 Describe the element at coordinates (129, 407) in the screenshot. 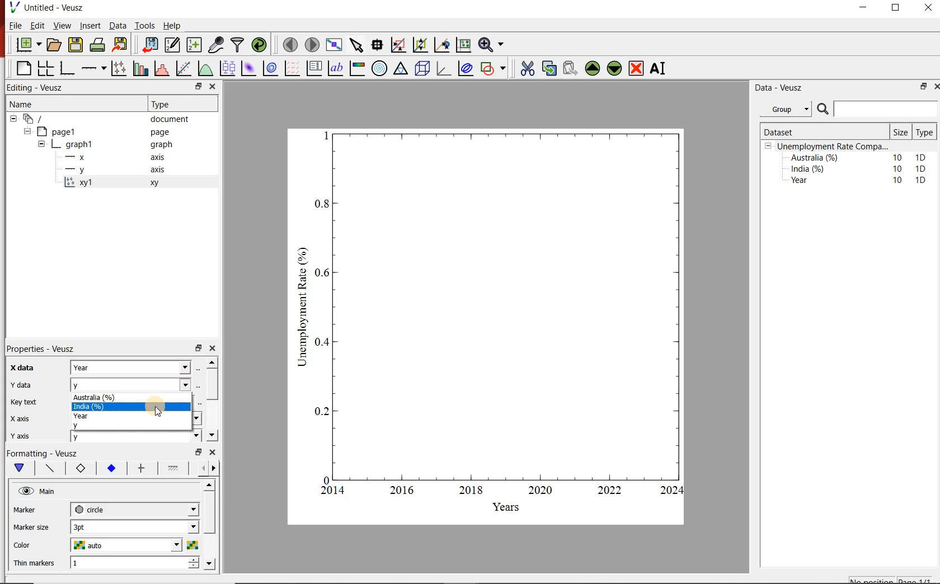

I see `India (%)` at that location.